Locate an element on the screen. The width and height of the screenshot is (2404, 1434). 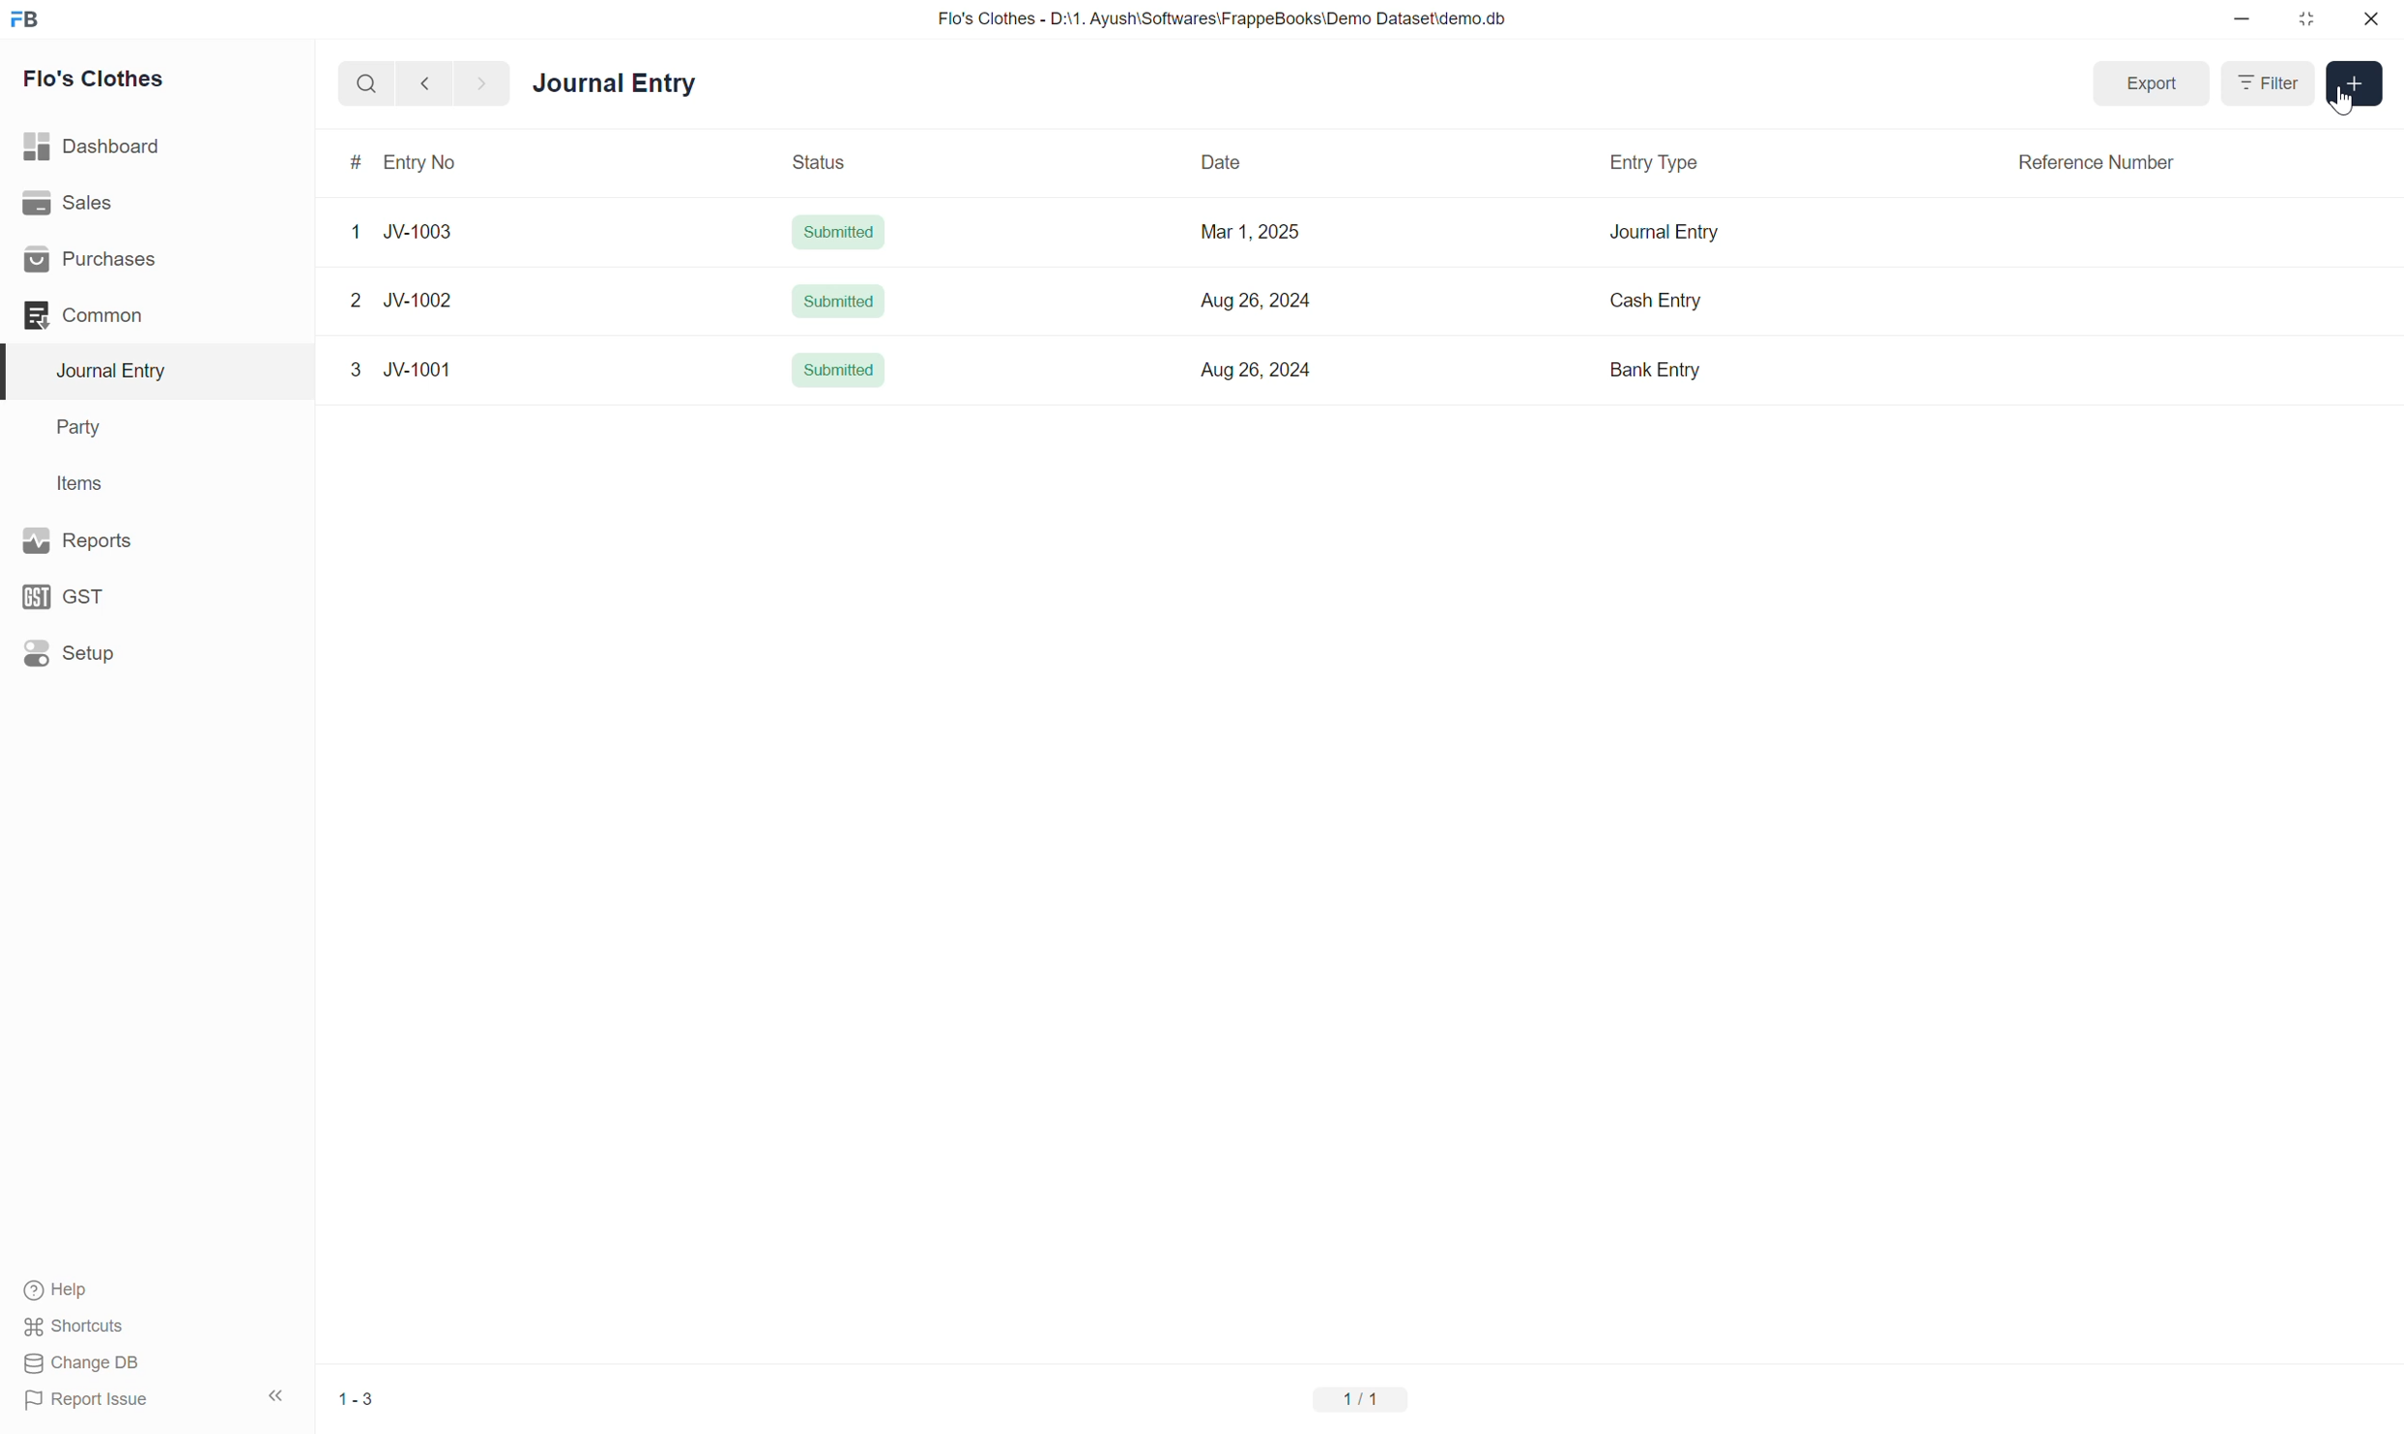
JV-1003 is located at coordinates (419, 234).